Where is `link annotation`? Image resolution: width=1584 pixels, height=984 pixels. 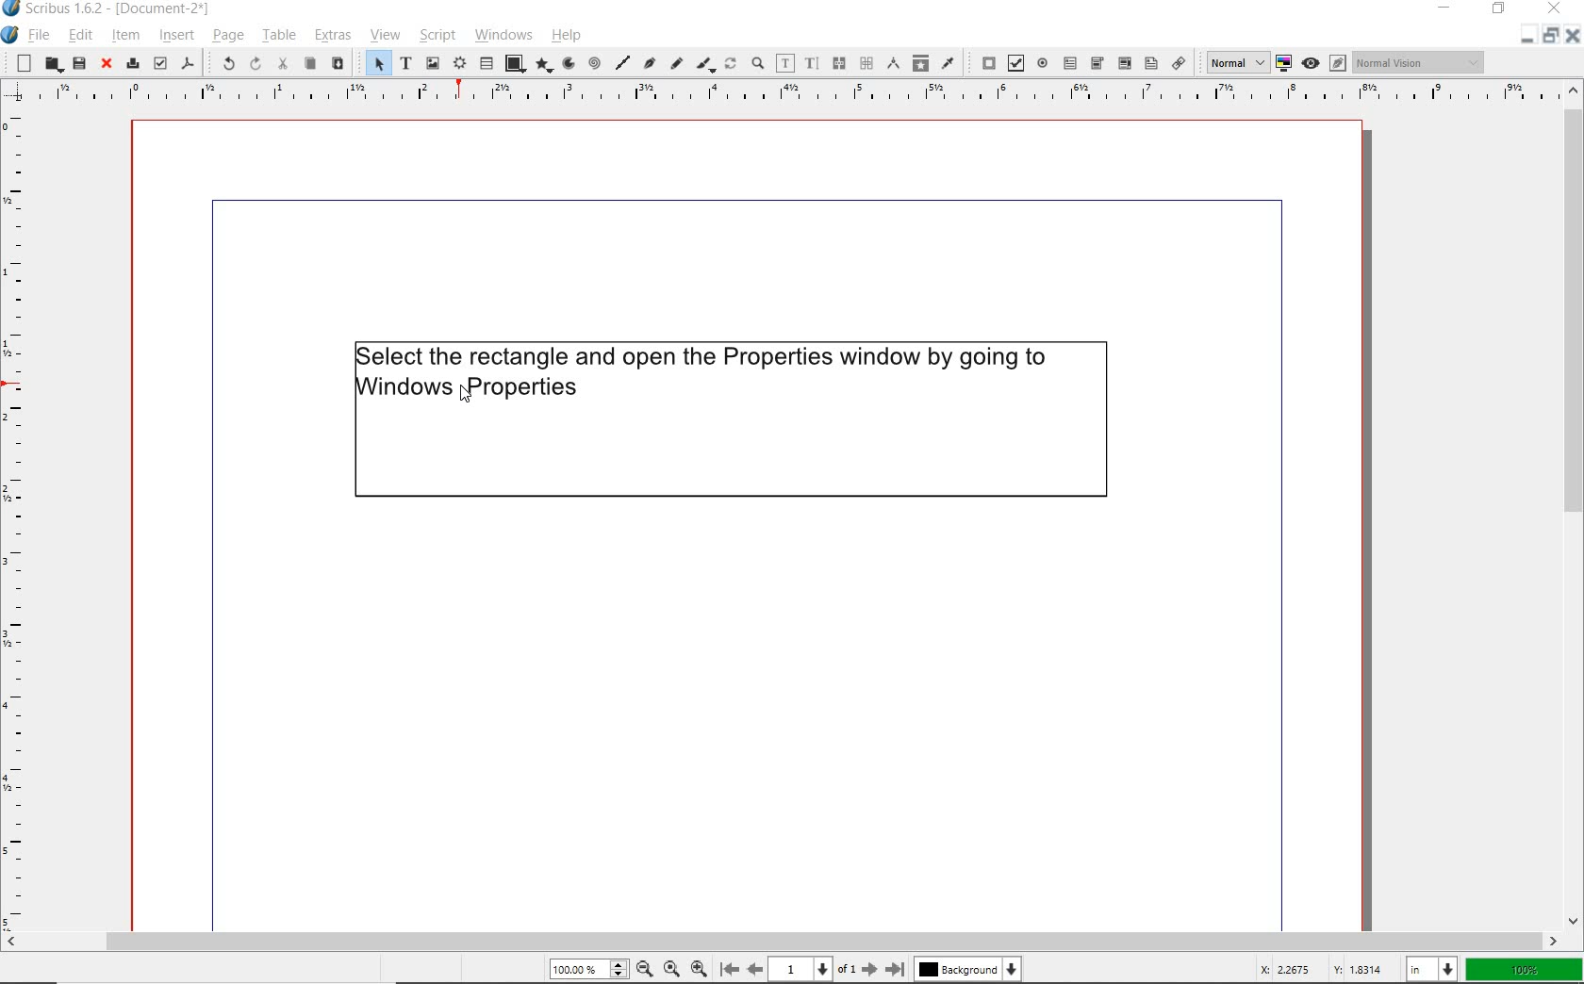
link annotation is located at coordinates (1180, 62).